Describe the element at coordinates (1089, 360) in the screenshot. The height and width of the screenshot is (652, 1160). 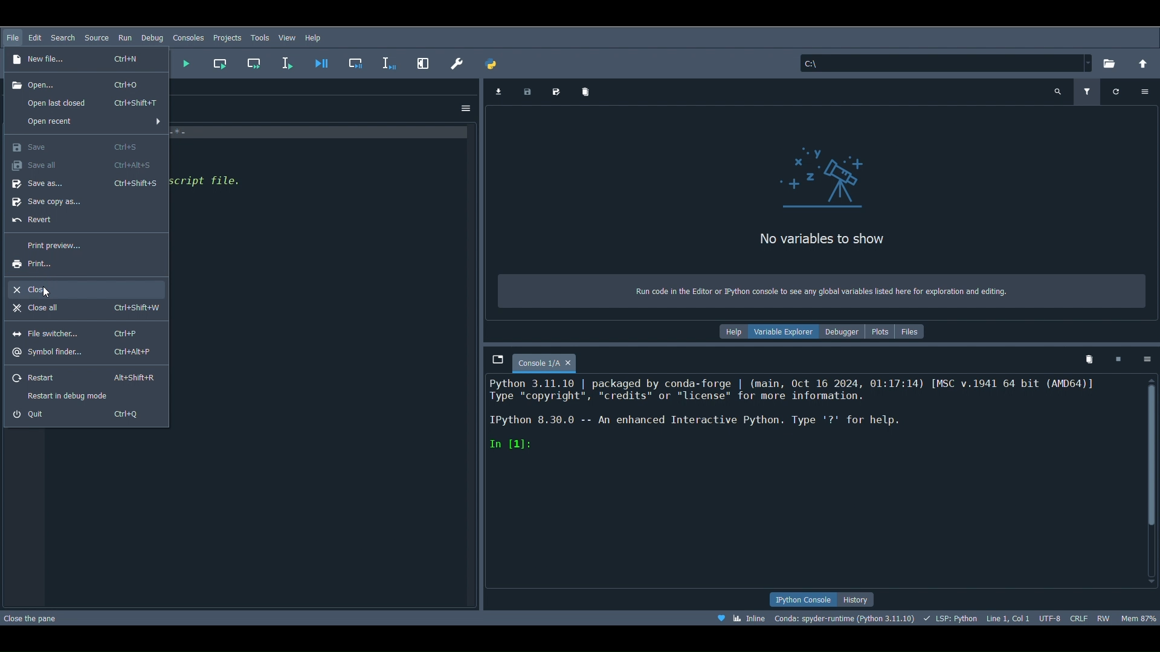
I see `Remove all variables from namespace` at that location.